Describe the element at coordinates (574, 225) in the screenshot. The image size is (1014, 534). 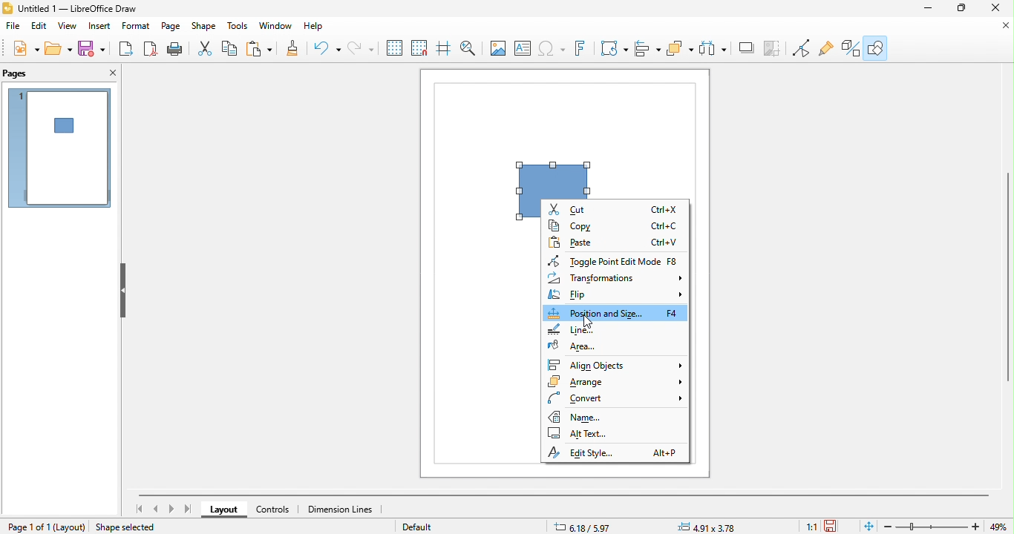
I see `copy` at that location.